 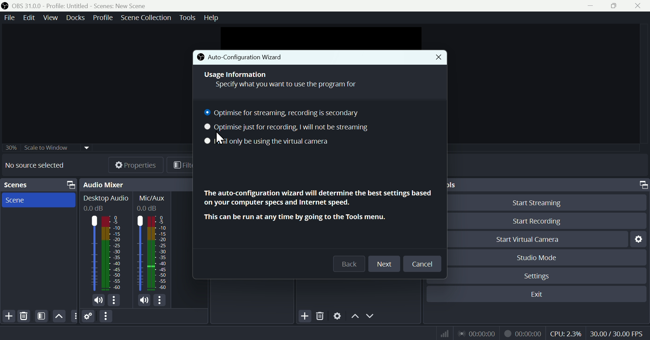 What do you see at coordinates (200, 57) in the screenshot?
I see `icon` at bounding box center [200, 57].